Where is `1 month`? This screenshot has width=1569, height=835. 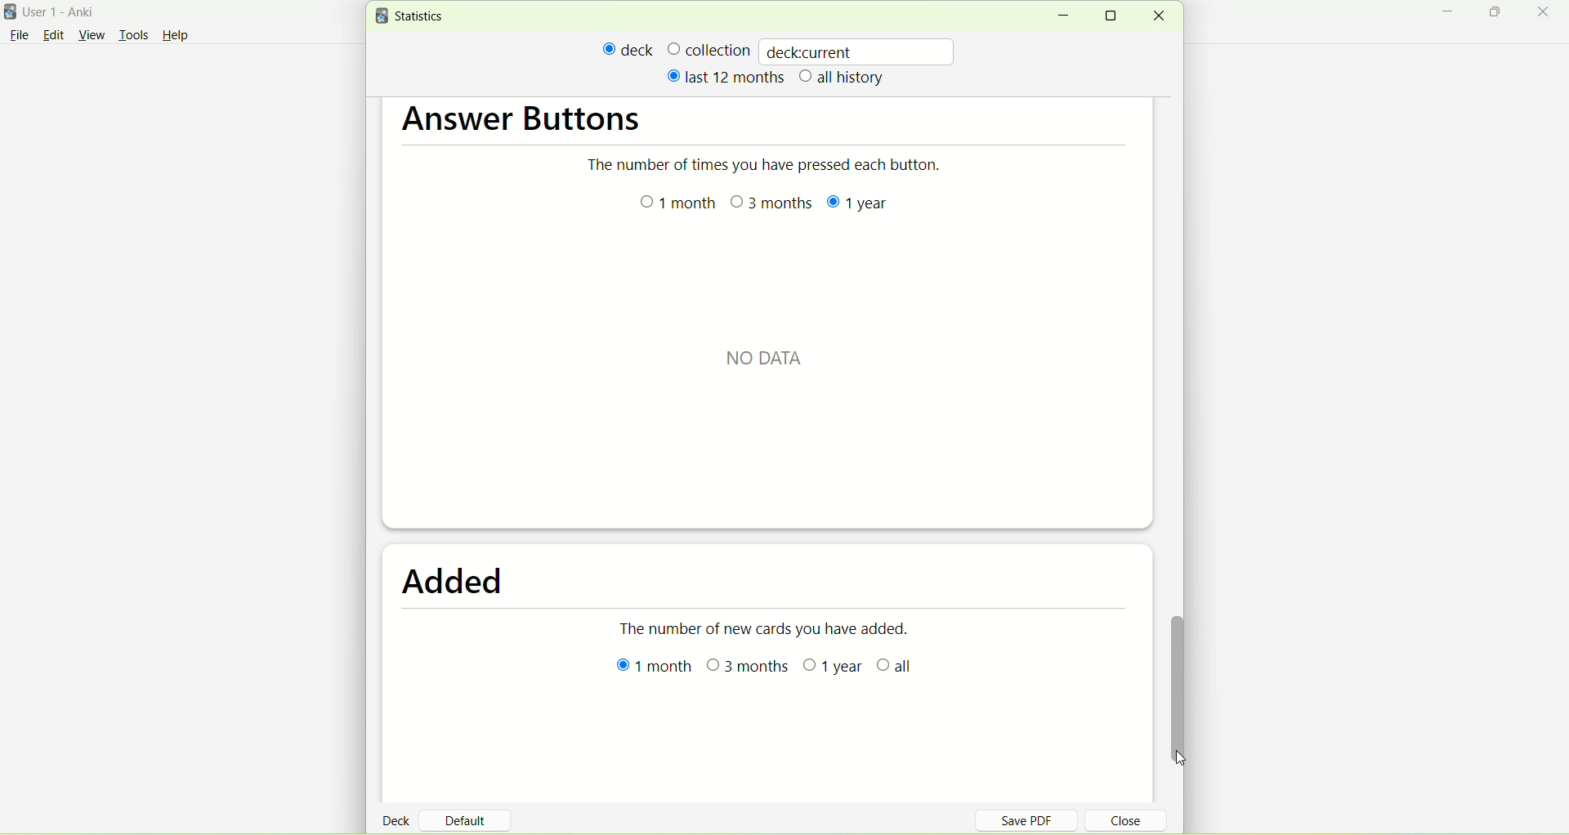 1 month is located at coordinates (655, 669).